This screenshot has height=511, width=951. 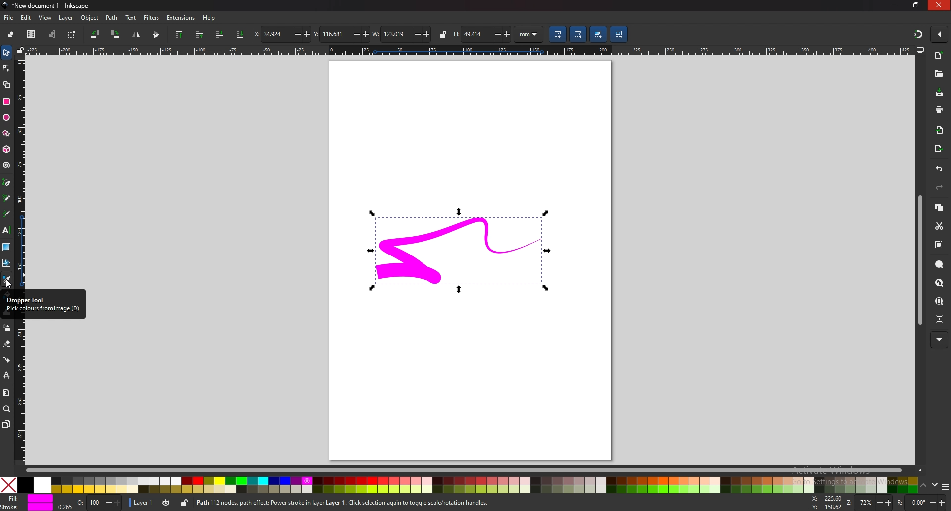 What do you see at coordinates (27, 507) in the screenshot?
I see `stroke` at bounding box center [27, 507].